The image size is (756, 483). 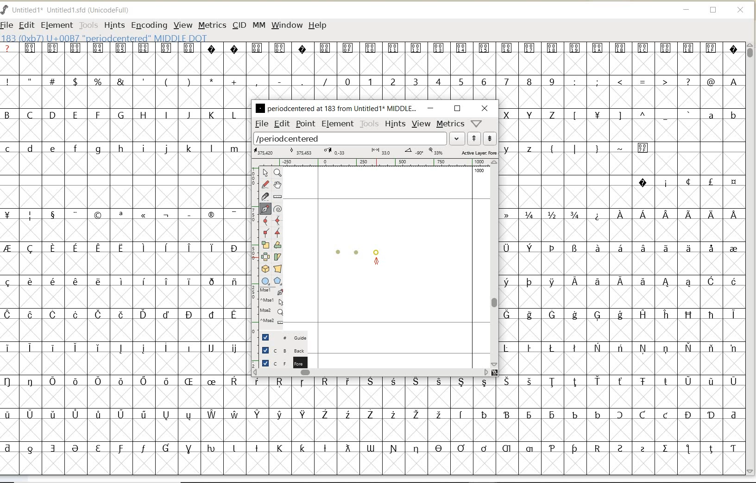 What do you see at coordinates (687, 11) in the screenshot?
I see `MINIMIZE` at bounding box center [687, 11].